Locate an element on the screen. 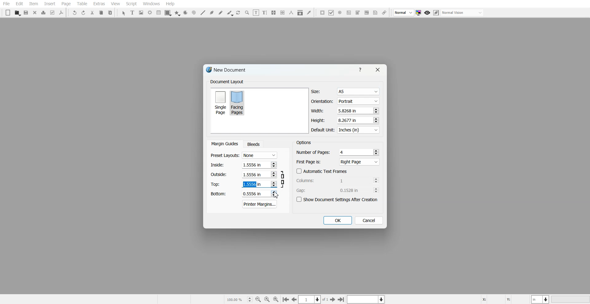 The width and height of the screenshot is (590, 304). Script is located at coordinates (132, 4).